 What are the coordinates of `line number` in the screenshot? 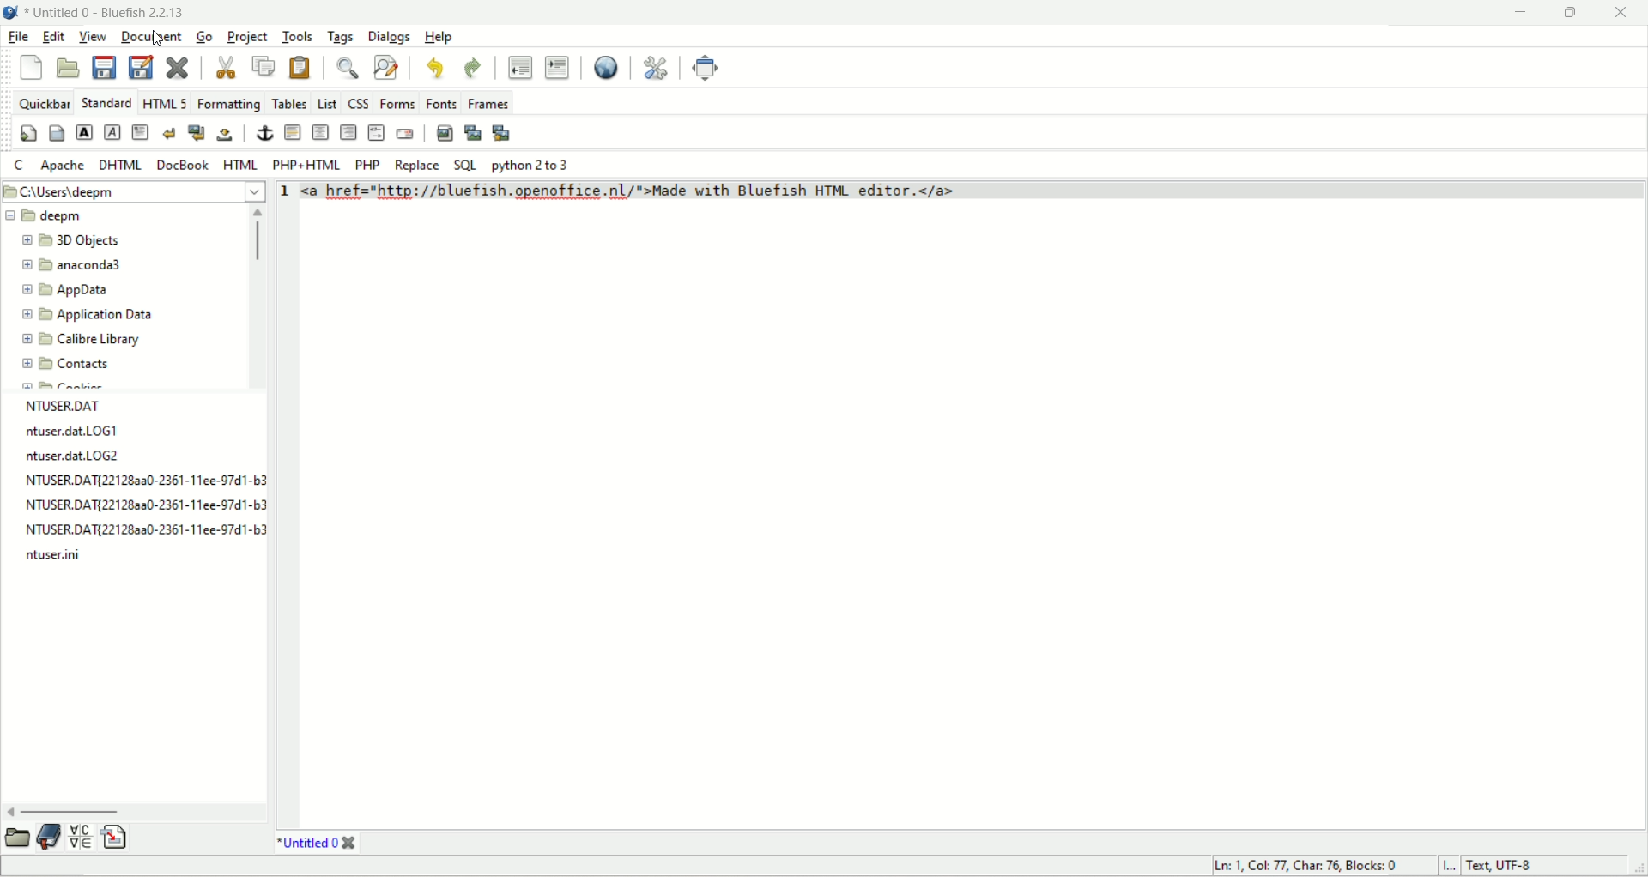 It's located at (288, 191).